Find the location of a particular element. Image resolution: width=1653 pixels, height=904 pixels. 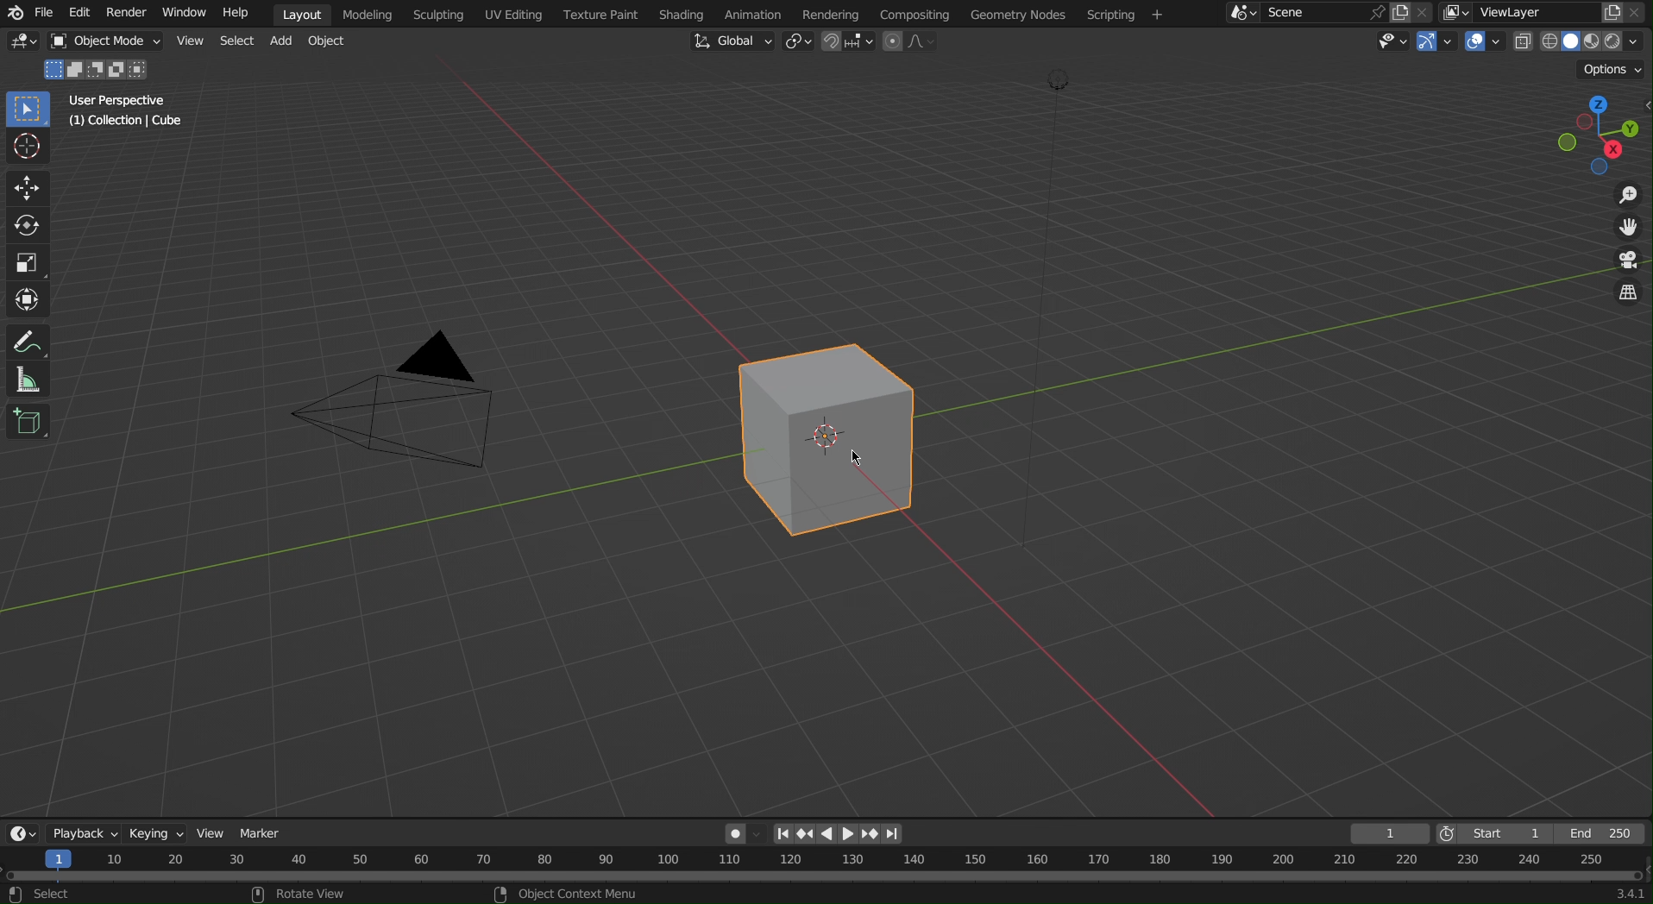

Scripting is located at coordinates (1122, 15).